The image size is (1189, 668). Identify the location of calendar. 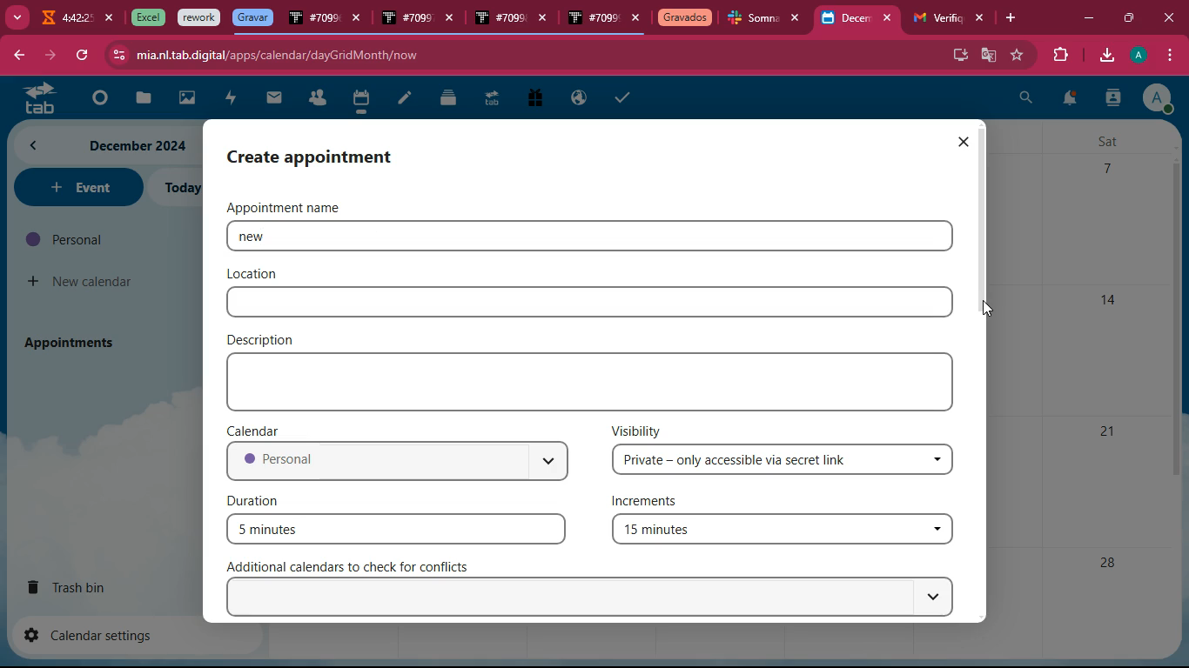
(360, 101).